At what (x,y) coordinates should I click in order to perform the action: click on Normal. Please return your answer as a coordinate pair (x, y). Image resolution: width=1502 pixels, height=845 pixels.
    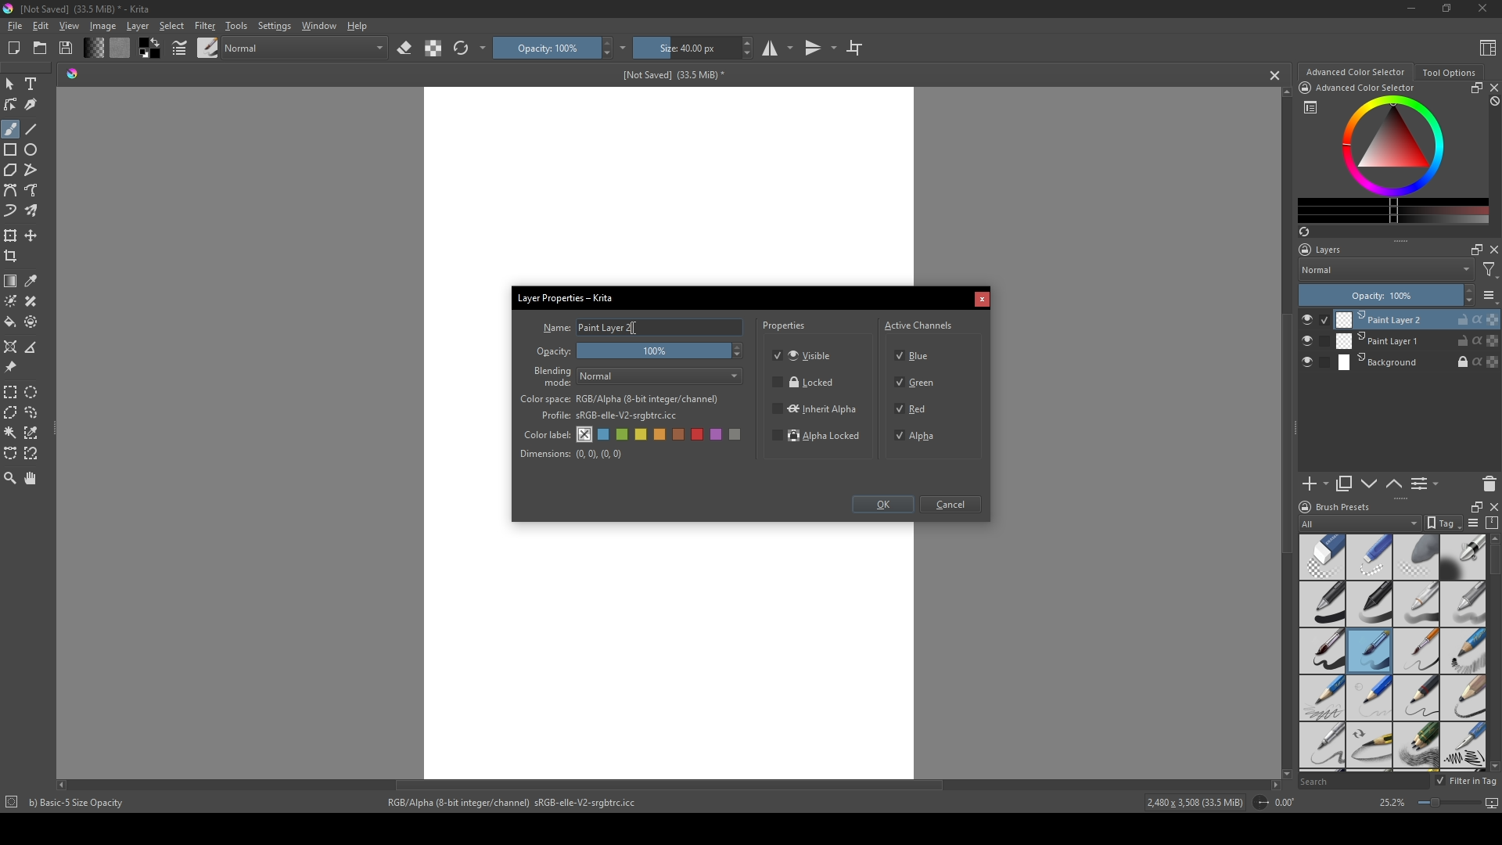
    Looking at the image, I should click on (1386, 269).